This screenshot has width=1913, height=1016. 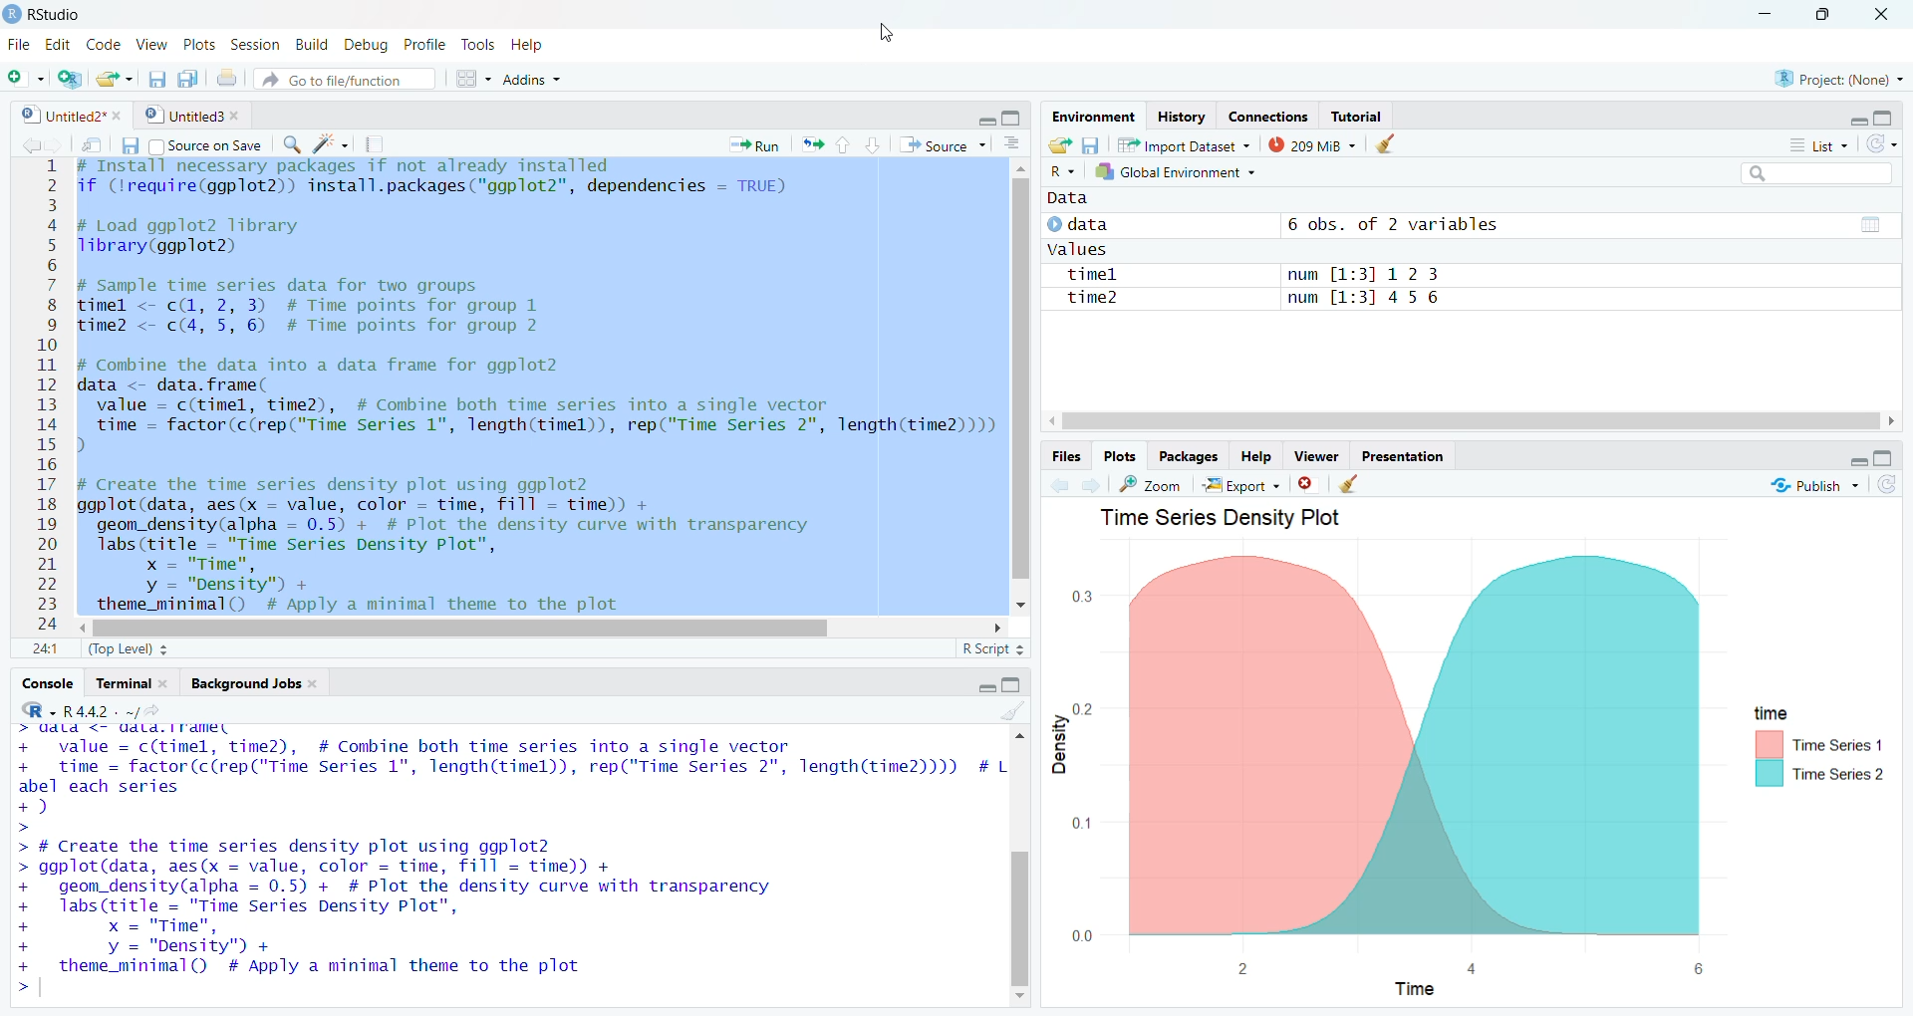 What do you see at coordinates (1274, 223) in the screenshot?
I see `data 6 obs. of 2 variables` at bounding box center [1274, 223].